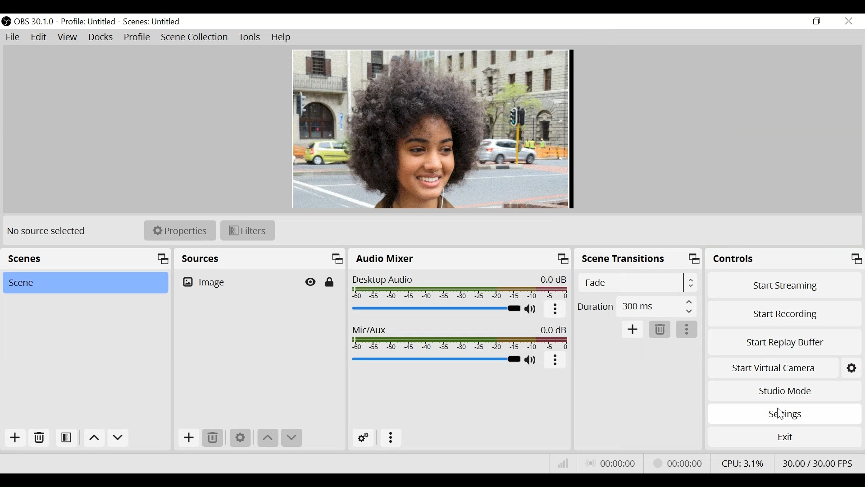 The image size is (865, 487). What do you see at coordinates (633, 329) in the screenshot?
I see `Add ` at bounding box center [633, 329].